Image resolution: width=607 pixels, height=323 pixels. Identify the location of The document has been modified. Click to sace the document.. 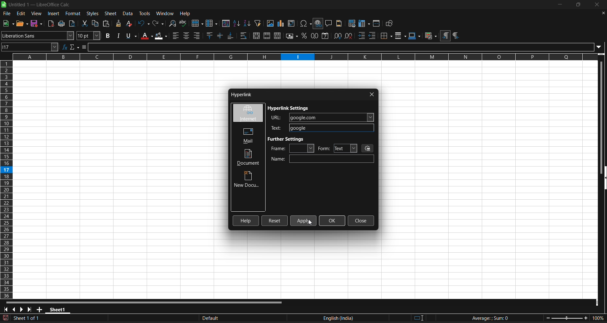
(100, 319).